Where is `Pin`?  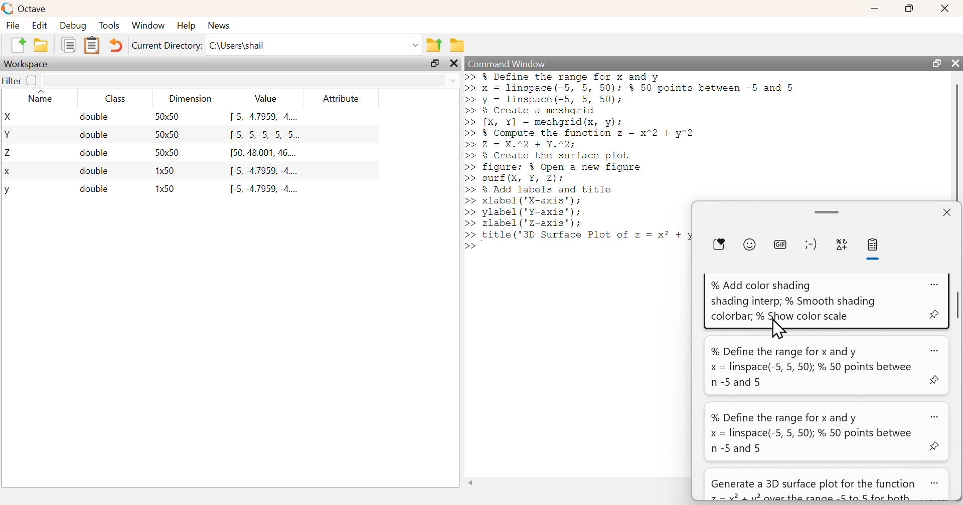 Pin is located at coordinates (932, 314).